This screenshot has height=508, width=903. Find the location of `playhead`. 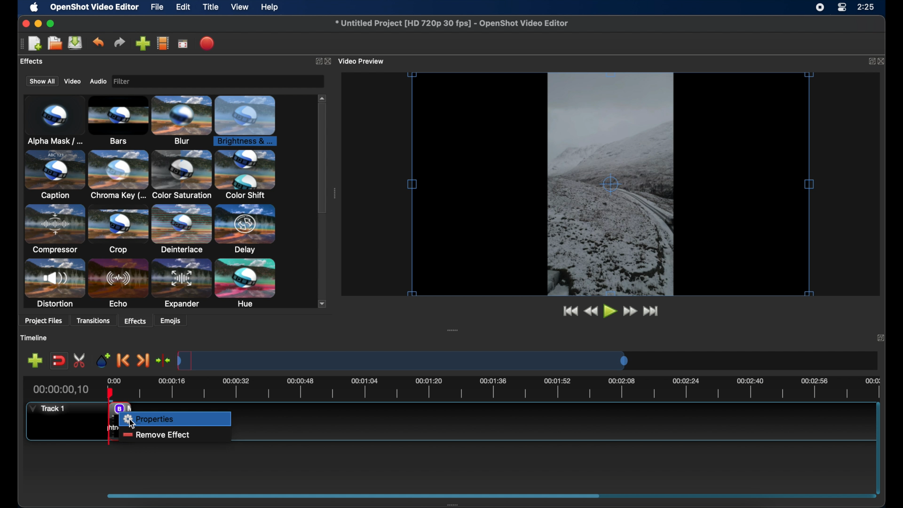

playhead is located at coordinates (110, 392).